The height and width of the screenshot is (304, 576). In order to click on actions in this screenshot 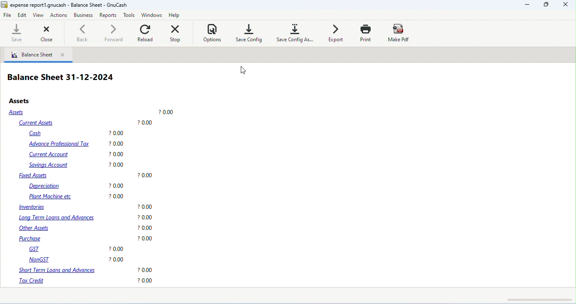, I will do `click(59, 15)`.